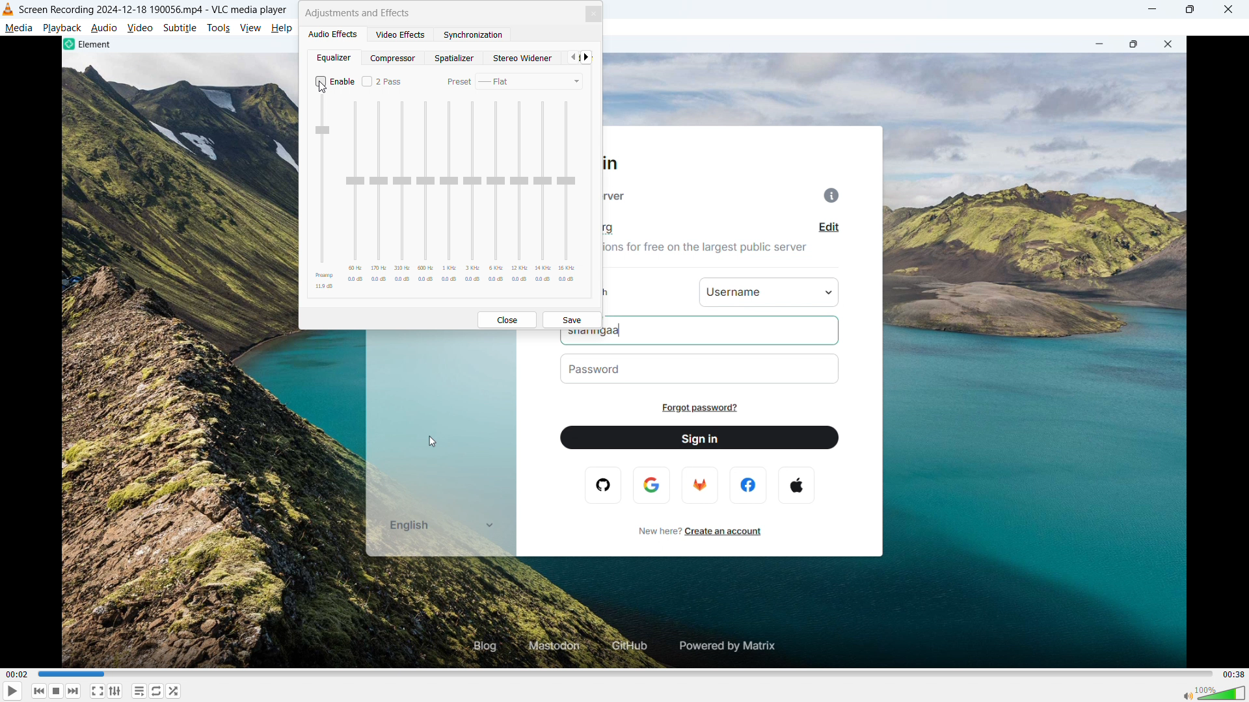 Image resolution: width=1249 pixels, height=702 pixels. What do you see at coordinates (324, 197) in the screenshot?
I see `Adjust preAmp ` at bounding box center [324, 197].